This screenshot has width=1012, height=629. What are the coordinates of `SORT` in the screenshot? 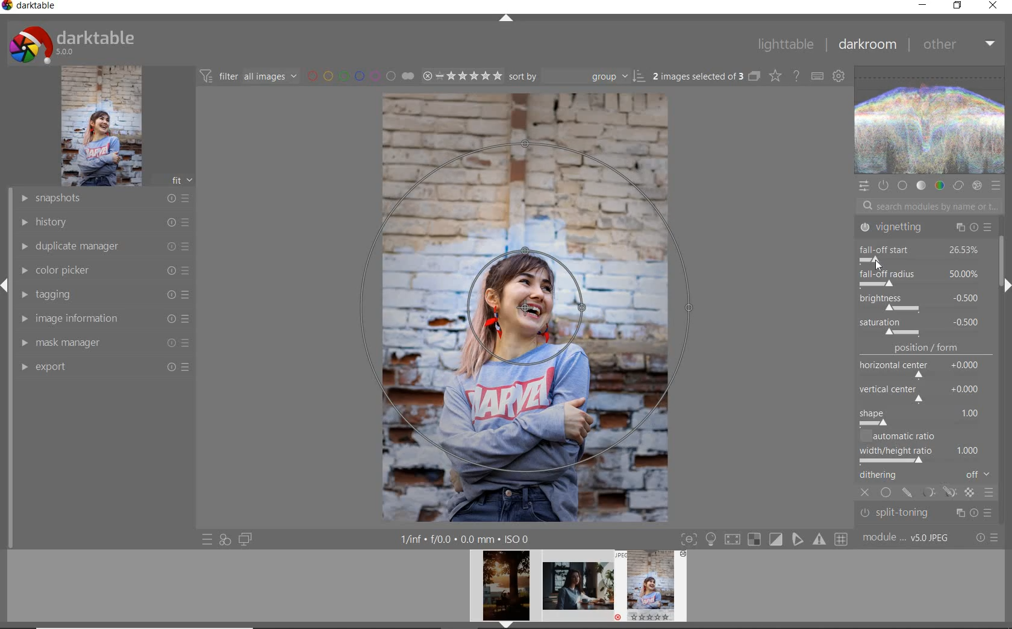 It's located at (577, 75).